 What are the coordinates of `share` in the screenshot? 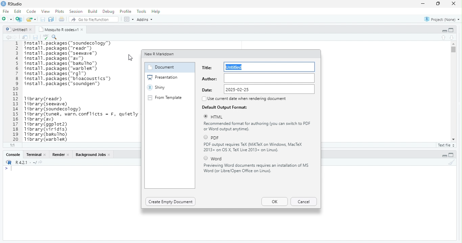 It's located at (31, 19).